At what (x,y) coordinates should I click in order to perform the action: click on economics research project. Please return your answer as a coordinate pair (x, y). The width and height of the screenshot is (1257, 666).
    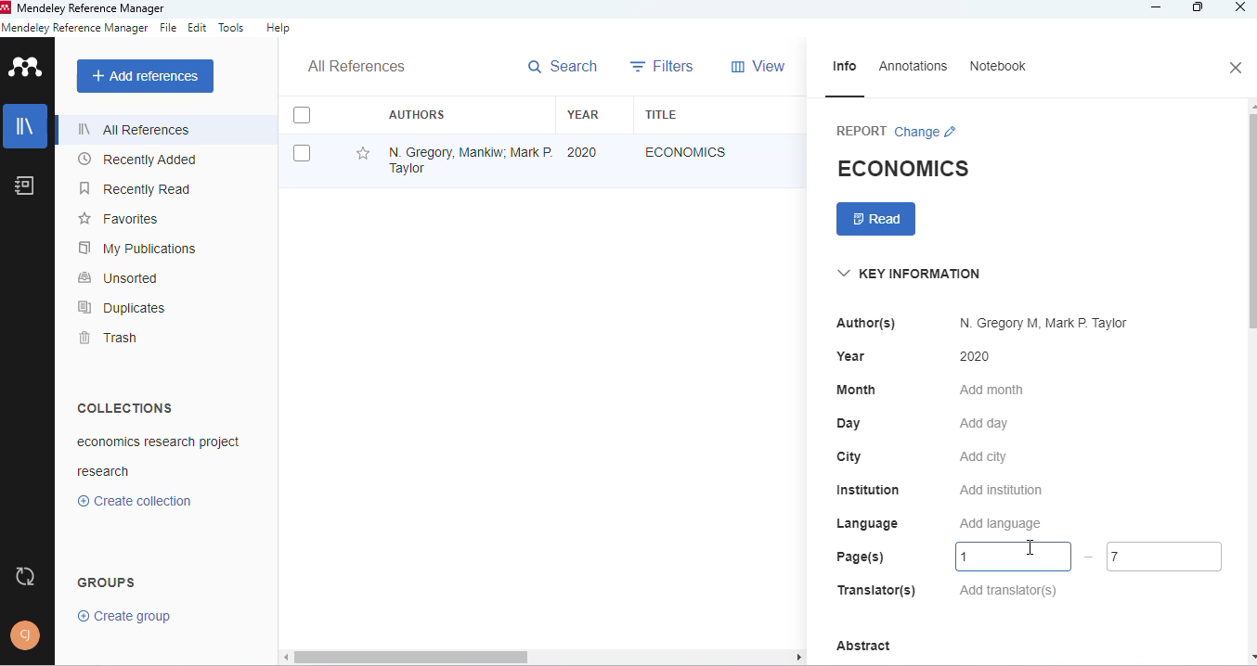
    Looking at the image, I should click on (160, 442).